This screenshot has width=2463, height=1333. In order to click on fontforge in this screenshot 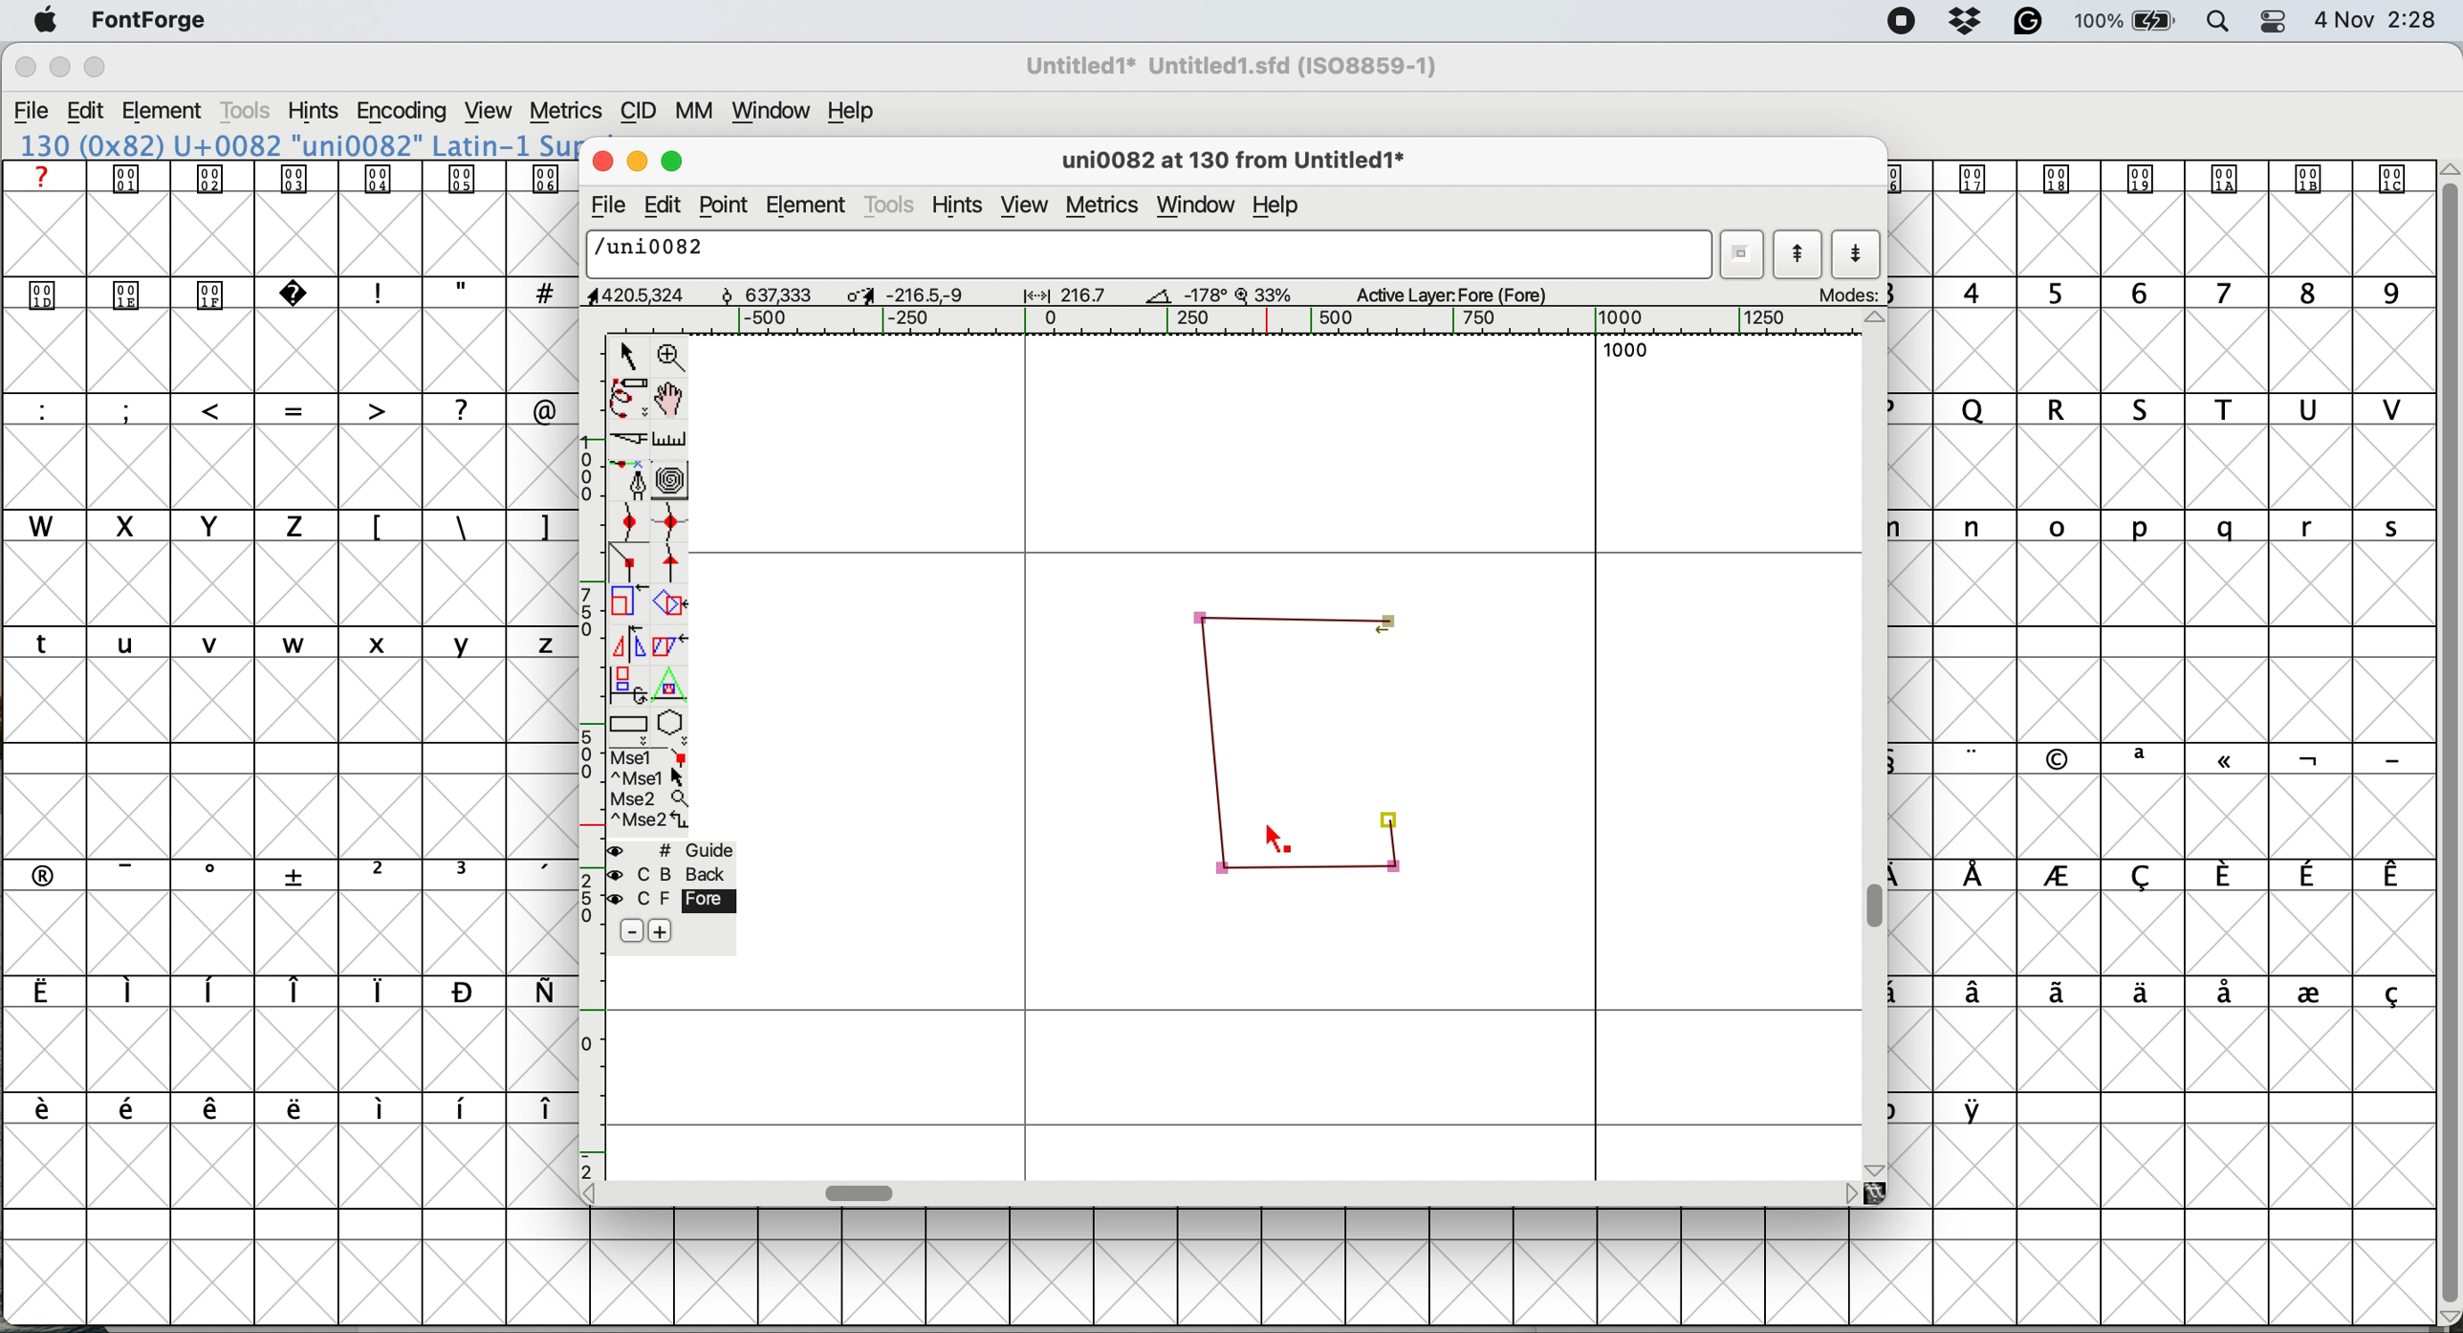, I will do `click(151, 19)`.